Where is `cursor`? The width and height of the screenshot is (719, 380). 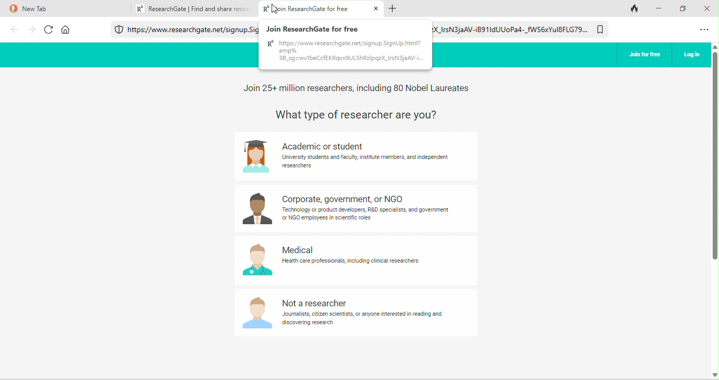
cursor is located at coordinates (279, 10).